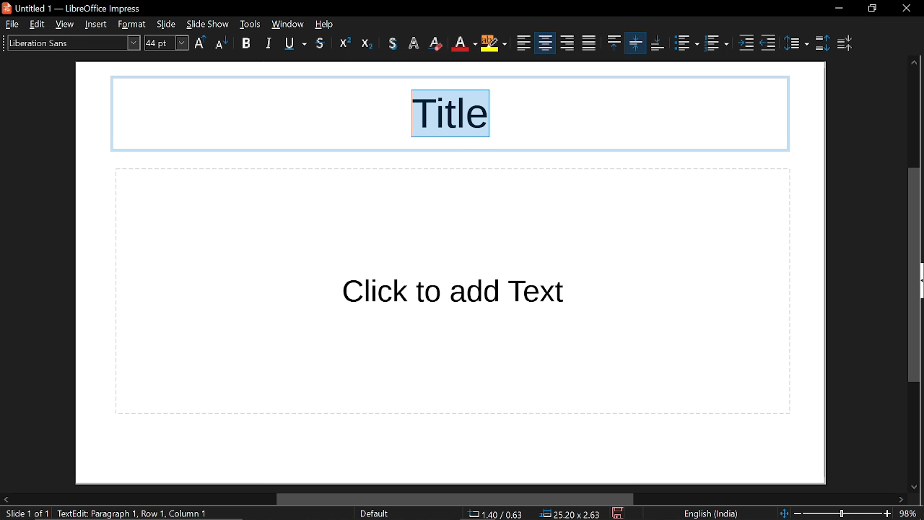 Image resolution: width=924 pixels, height=520 pixels. I want to click on justified, so click(567, 43).